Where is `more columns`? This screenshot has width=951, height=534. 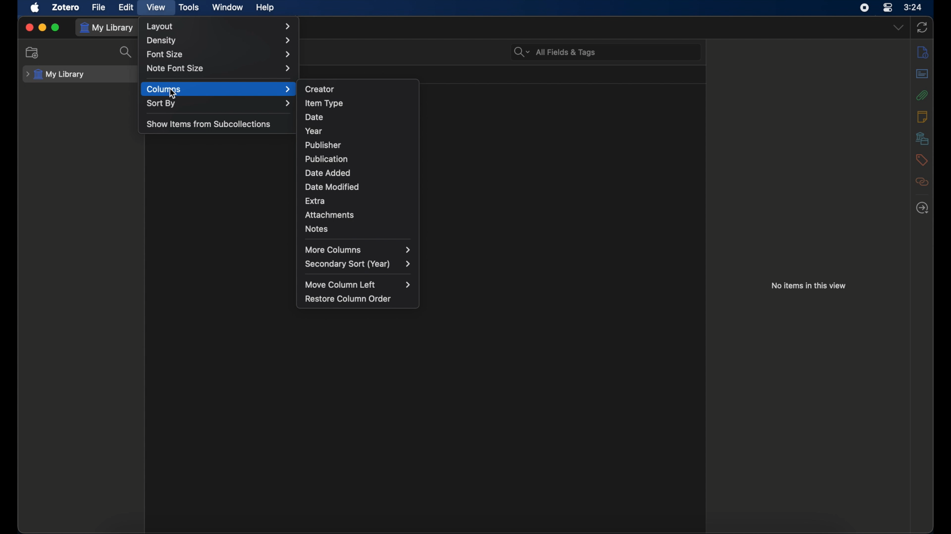
more columns is located at coordinates (358, 249).